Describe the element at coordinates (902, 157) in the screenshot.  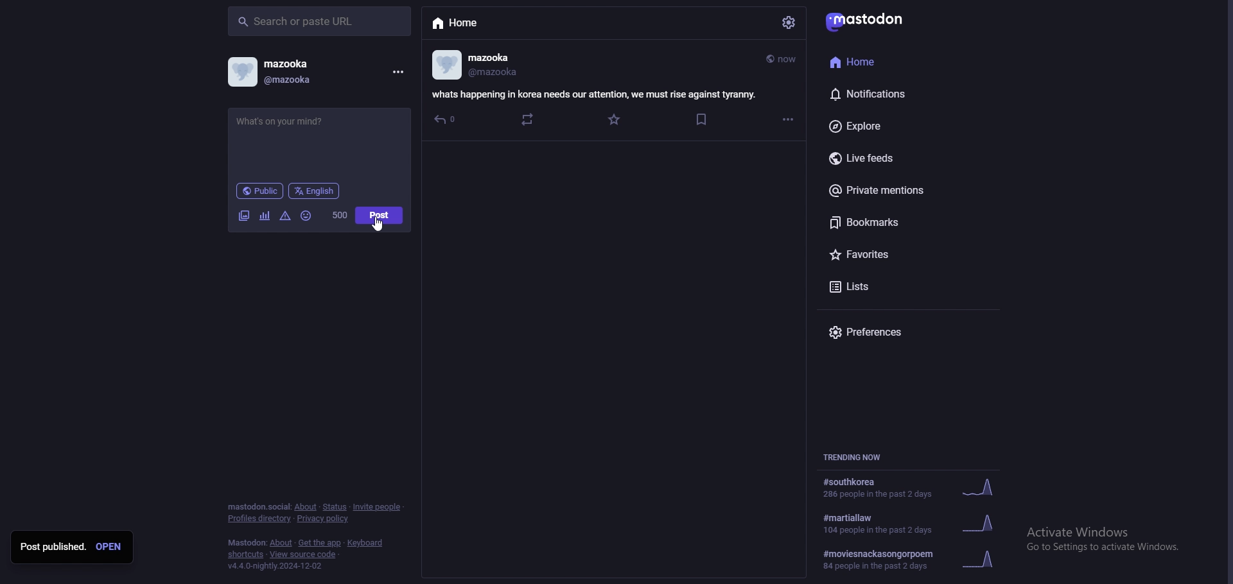
I see `live feeds` at that location.